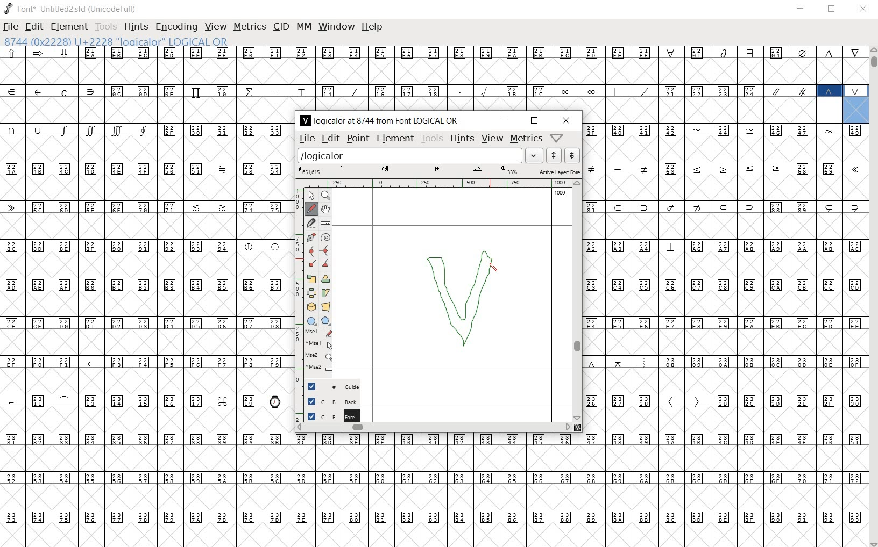 The width and height of the screenshot is (878, 547). I want to click on Rotate the selection, so click(325, 293).